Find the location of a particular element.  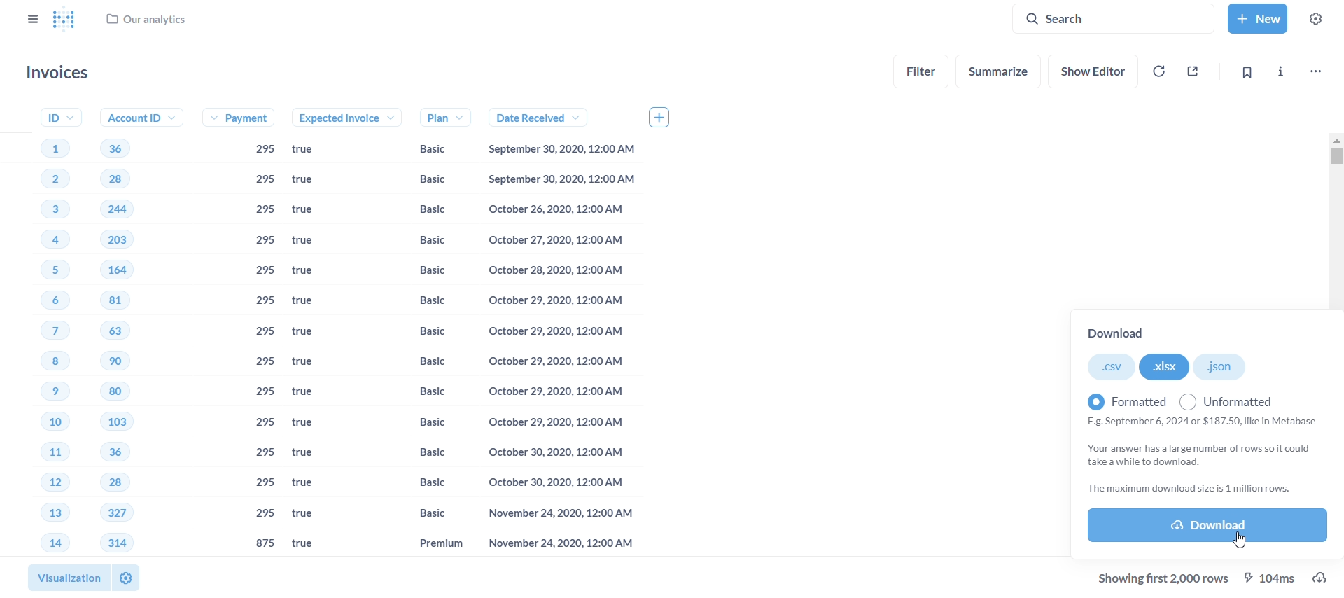

295 is located at coordinates (267, 361).